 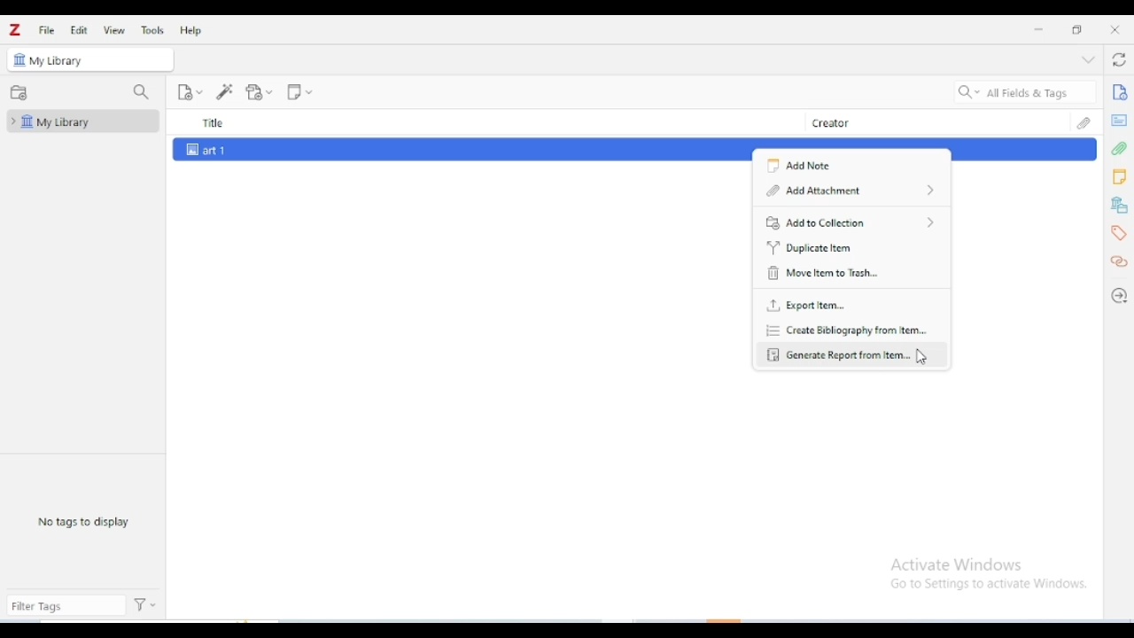 I want to click on attachments, so click(x=1084, y=122).